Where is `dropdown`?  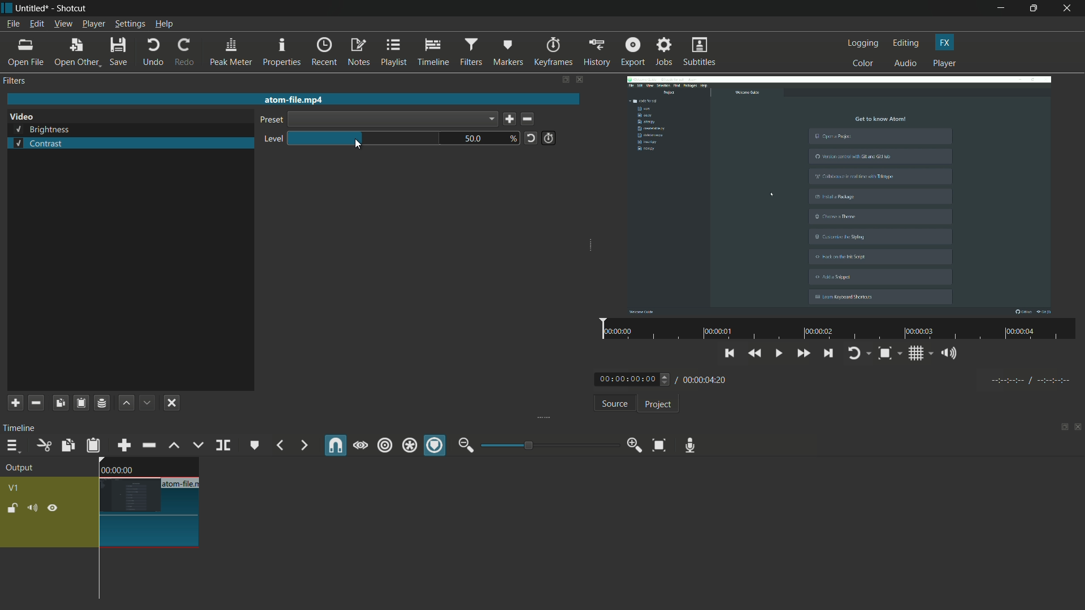 dropdown is located at coordinates (392, 119).